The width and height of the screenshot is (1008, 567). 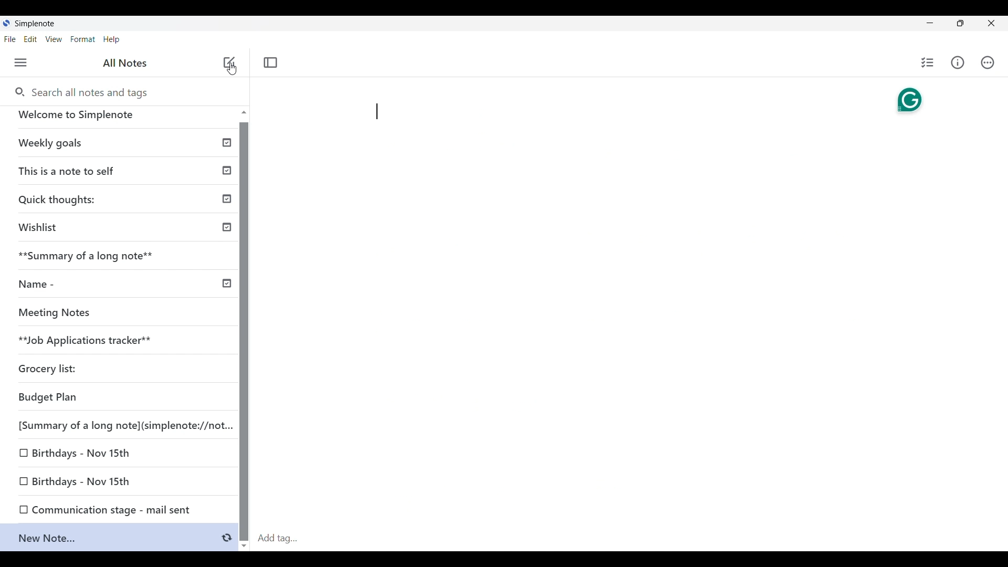 What do you see at coordinates (229, 87) in the screenshot?
I see `Description of selected note` at bounding box center [229, 87].